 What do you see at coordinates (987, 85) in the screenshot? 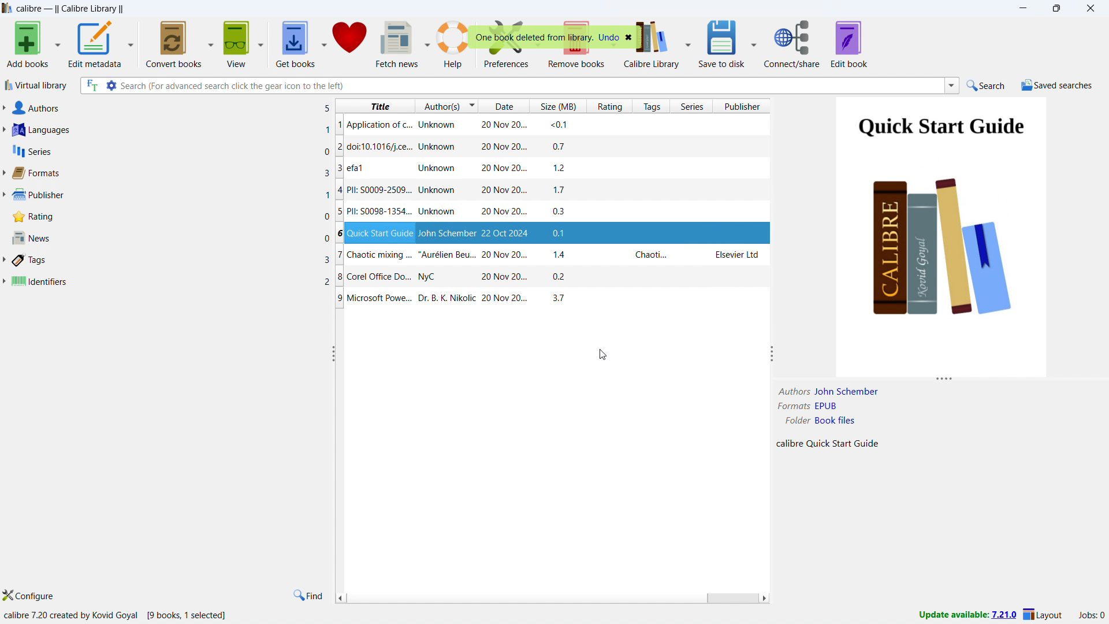
I see `do quick search` at bounding box center [987, 85].